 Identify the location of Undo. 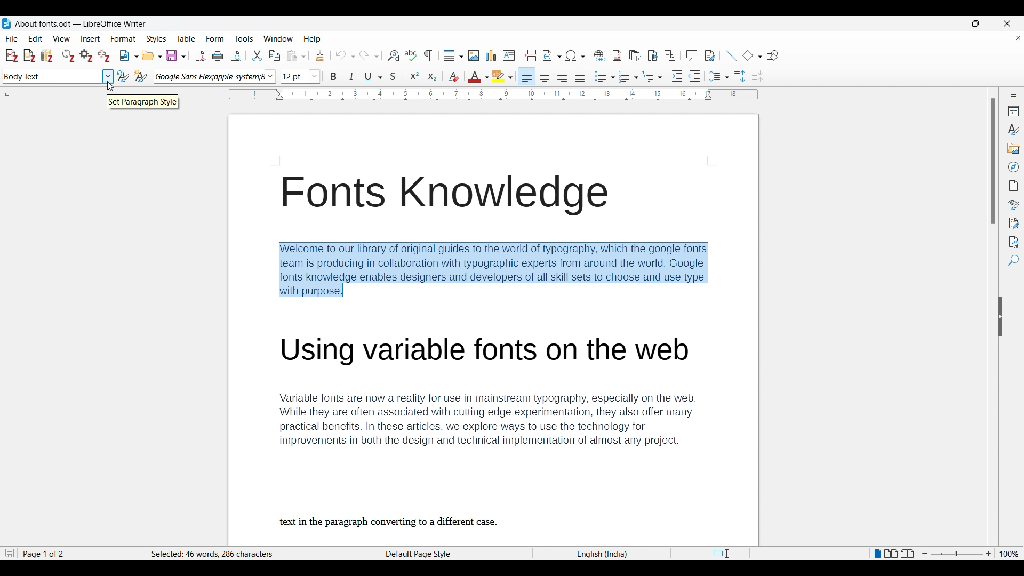
(345, 55).